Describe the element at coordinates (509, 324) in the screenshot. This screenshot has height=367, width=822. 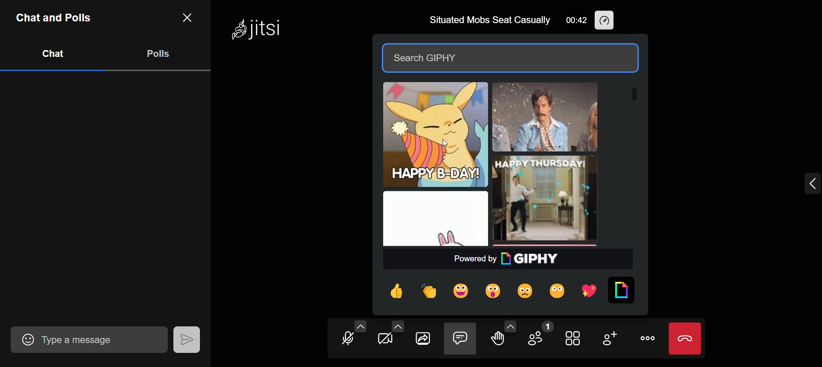
I see `more reaction option` at that location.